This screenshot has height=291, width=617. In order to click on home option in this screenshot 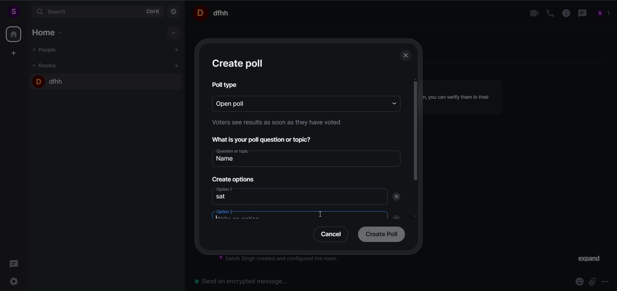, I will do `click(50, 31)`.